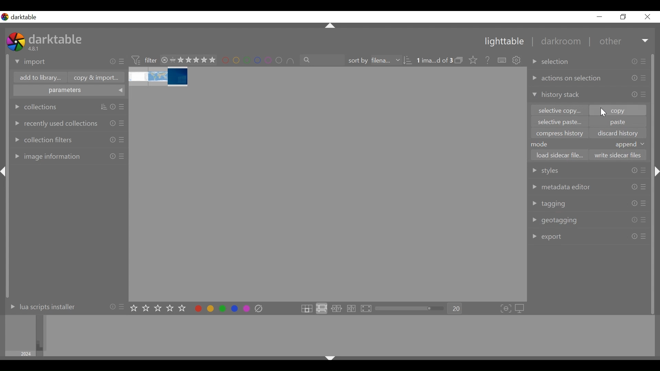 This screenshot has width=660, height=371. Describe the element at coordinates (541, 144) in the screenshot. I see `mode` at that location.